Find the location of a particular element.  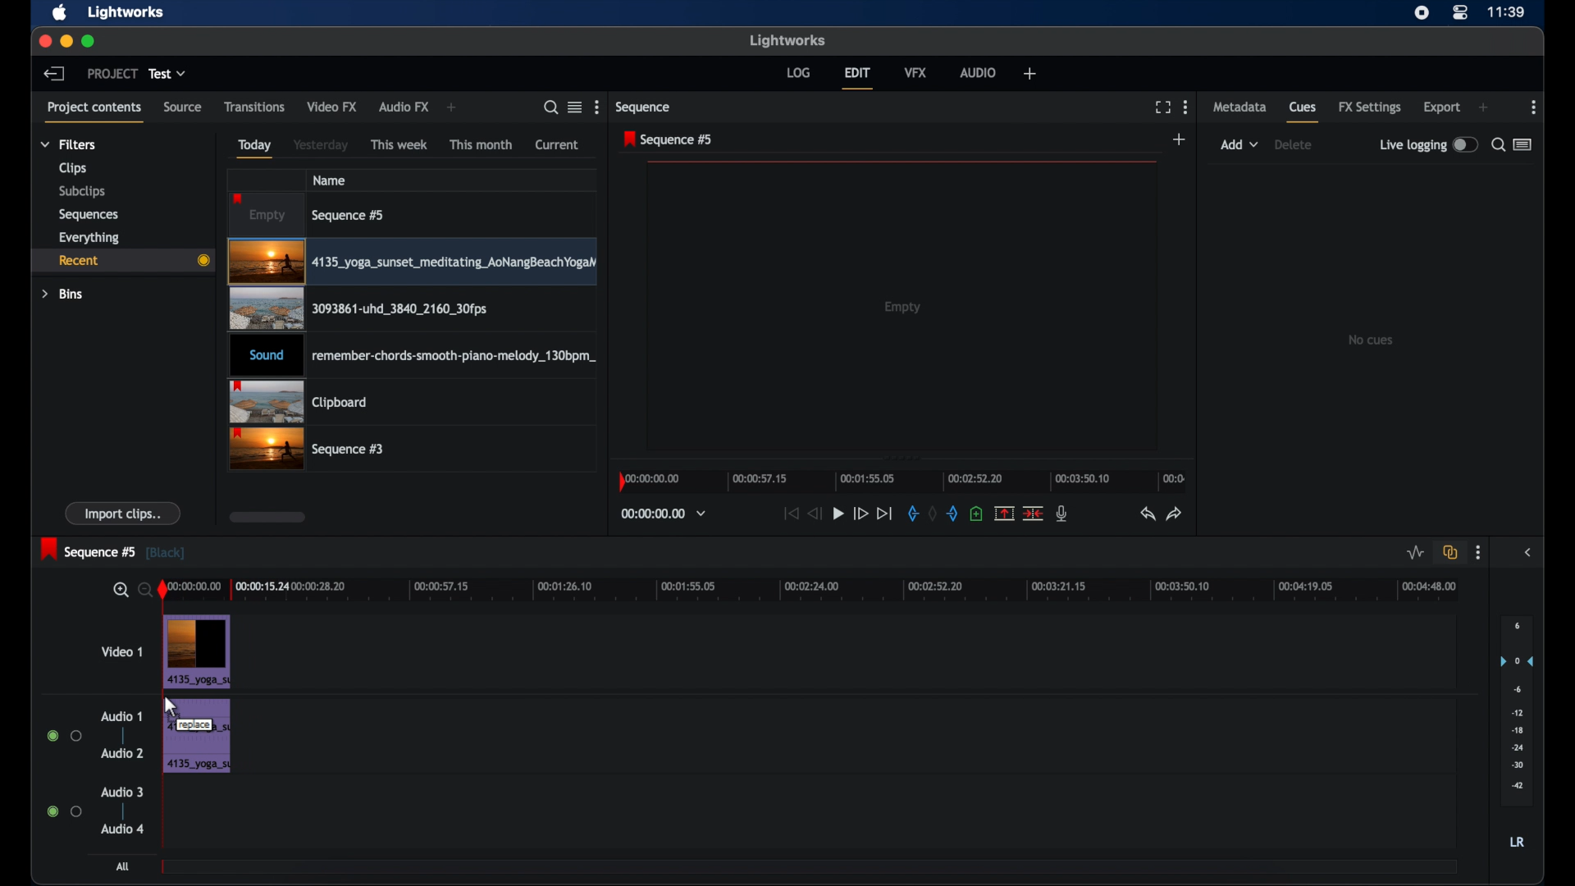

jump to start is located at coordinates (788, 513).